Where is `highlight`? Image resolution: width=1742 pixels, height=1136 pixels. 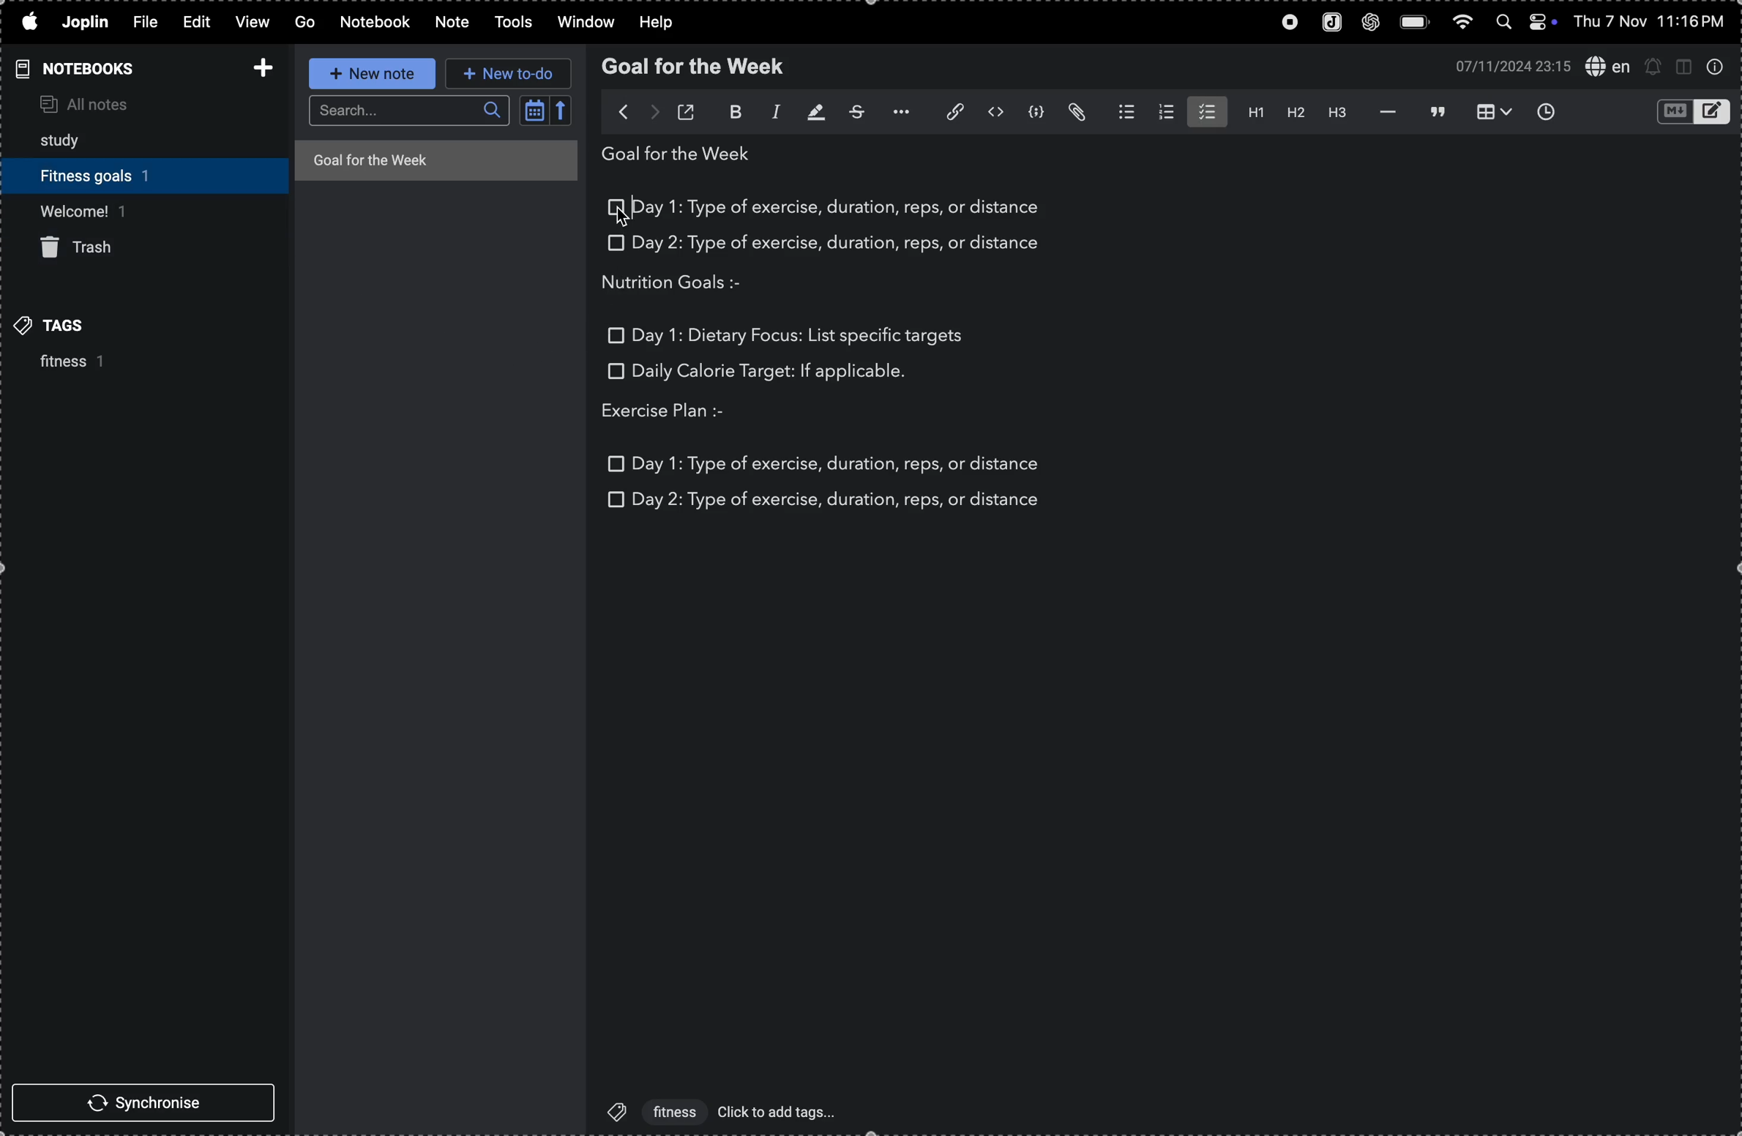
highlight is located at coordinates (810, 113).